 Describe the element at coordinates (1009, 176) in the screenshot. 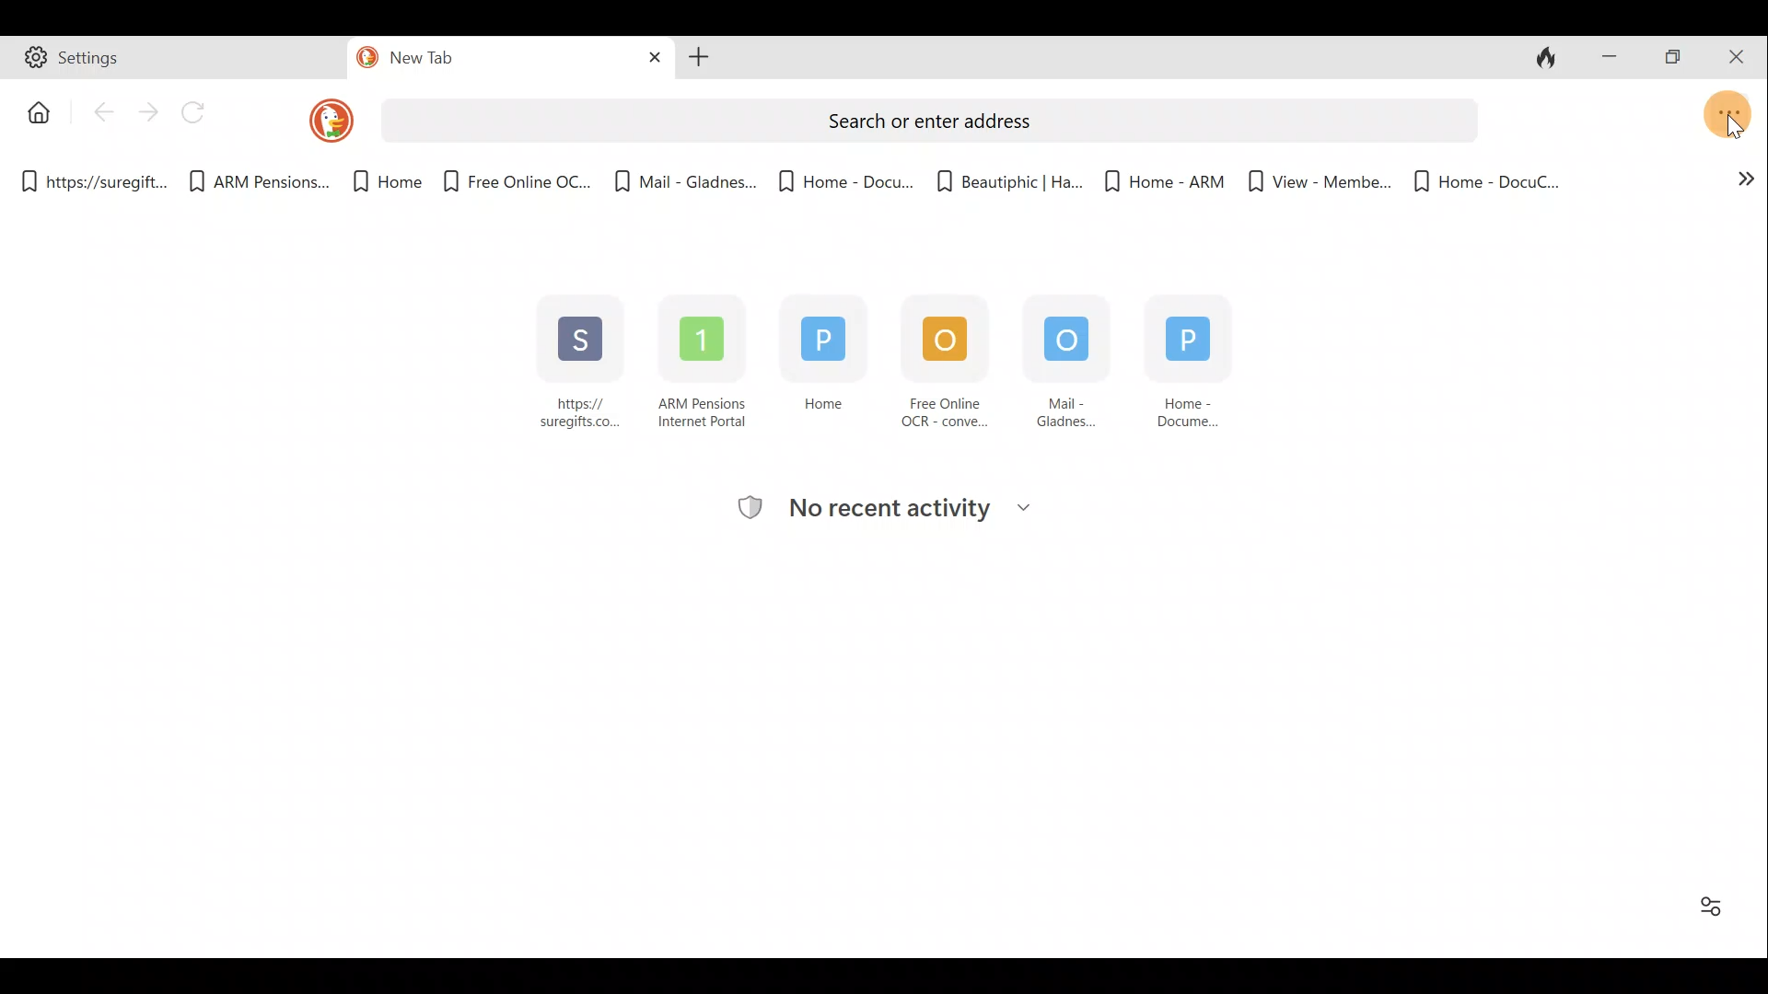

I see `Bookmark 7` at that location.